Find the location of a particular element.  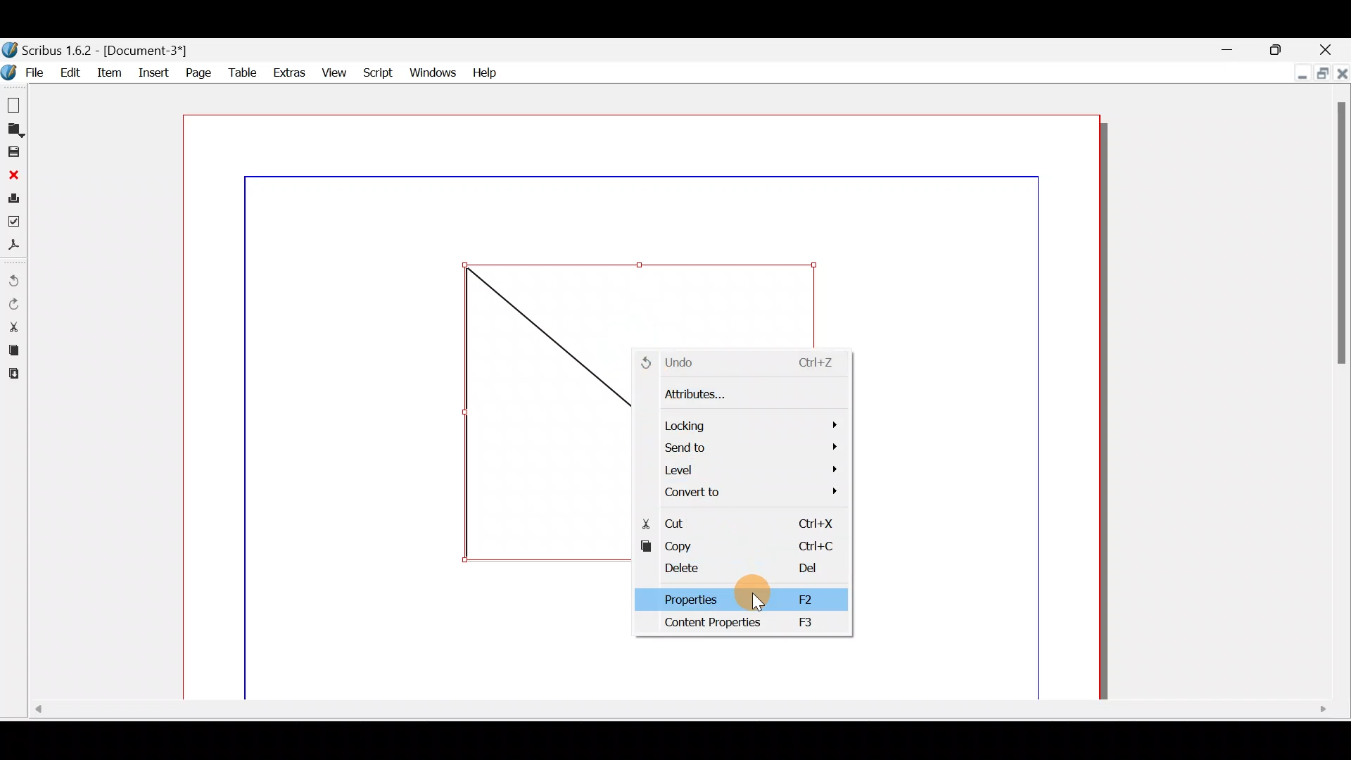

Copy is located at coordinates (740, 548).